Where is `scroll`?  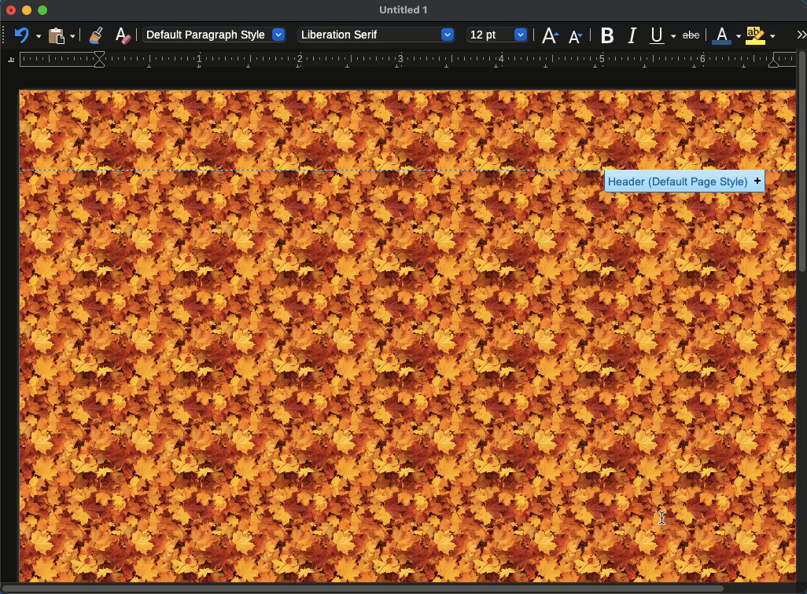
scroll is located at coordinates (803, 322).